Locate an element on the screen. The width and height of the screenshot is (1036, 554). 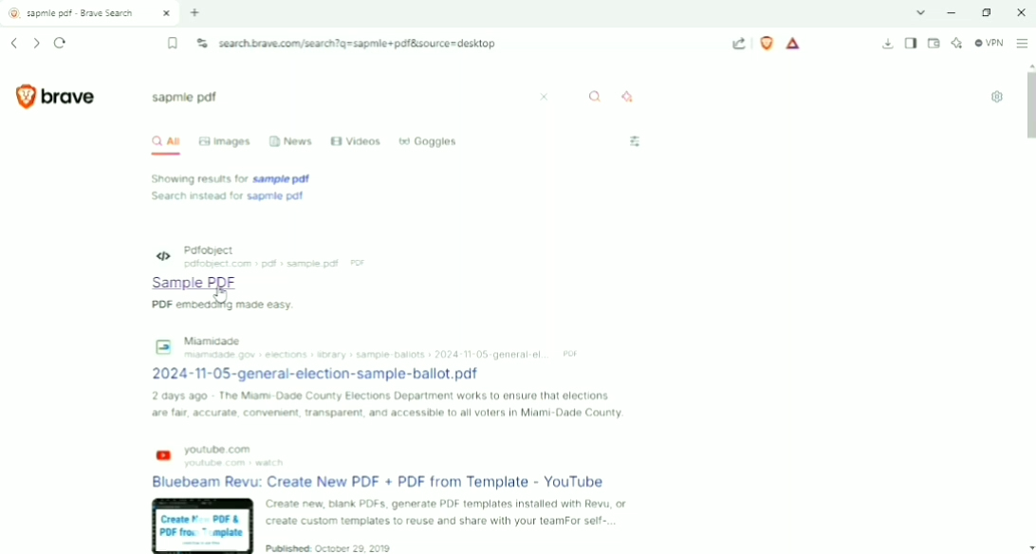
Cursor is located at coordinates (224, 294).